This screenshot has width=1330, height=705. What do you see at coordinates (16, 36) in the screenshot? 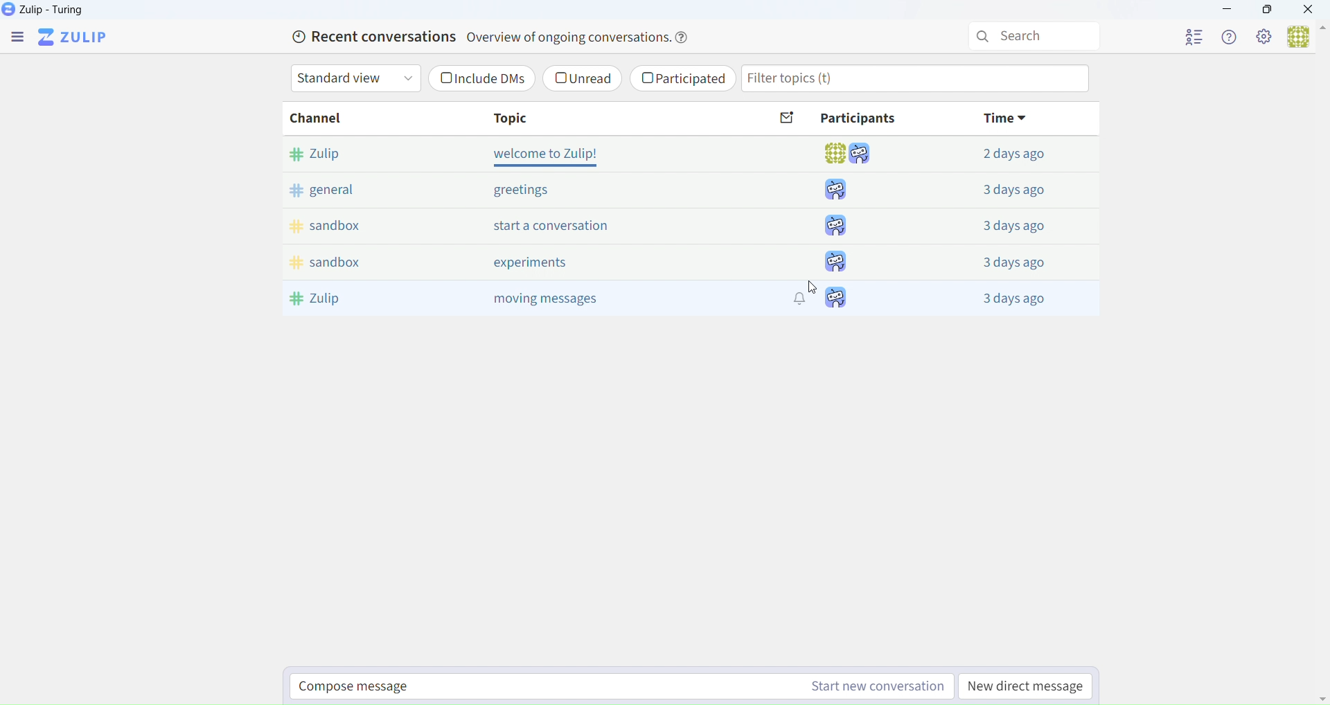
I see `Menu Bar` at bounding box center [16, 36].